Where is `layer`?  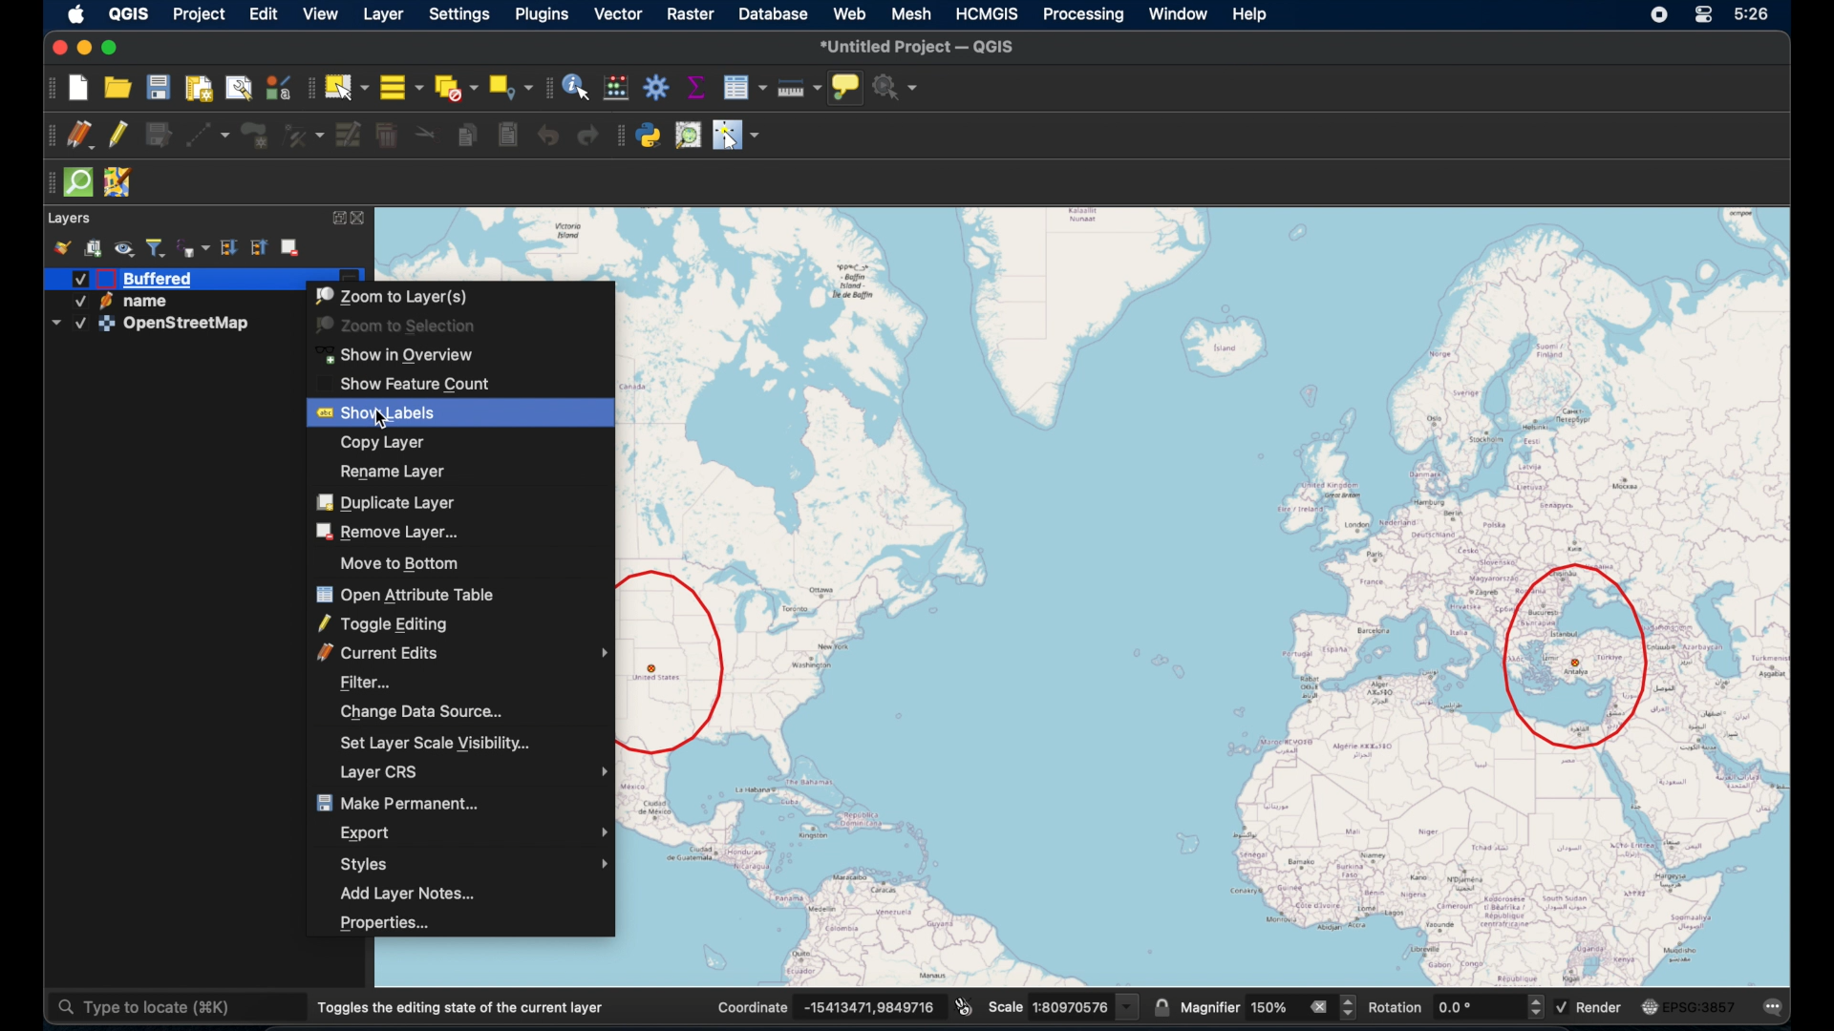 layer is located at coordinates (386, 15).